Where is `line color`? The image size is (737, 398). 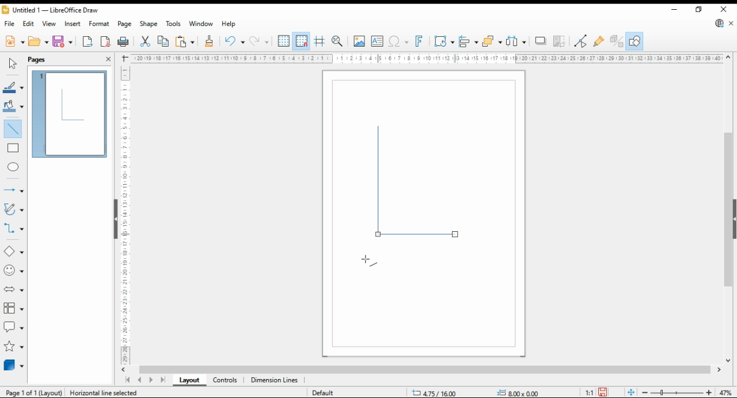 line color is located at coordinates (13, 88).